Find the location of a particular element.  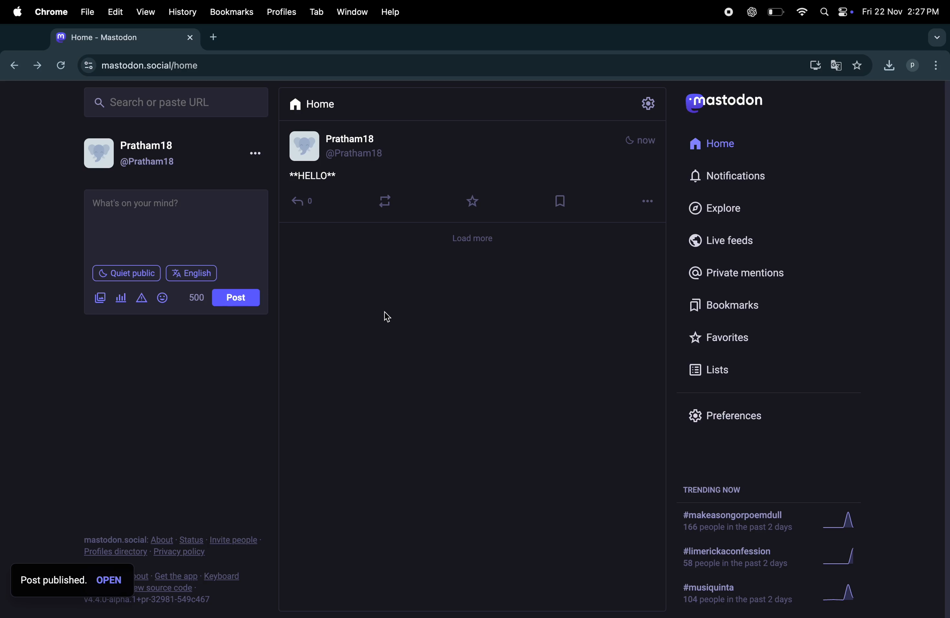

apple widgets is located at coordinates (835, 12).